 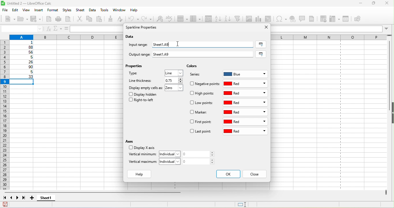 What do you see at coordinates (93, 10) in the screenshot?
I see `data` at bounding box center [93, 10].